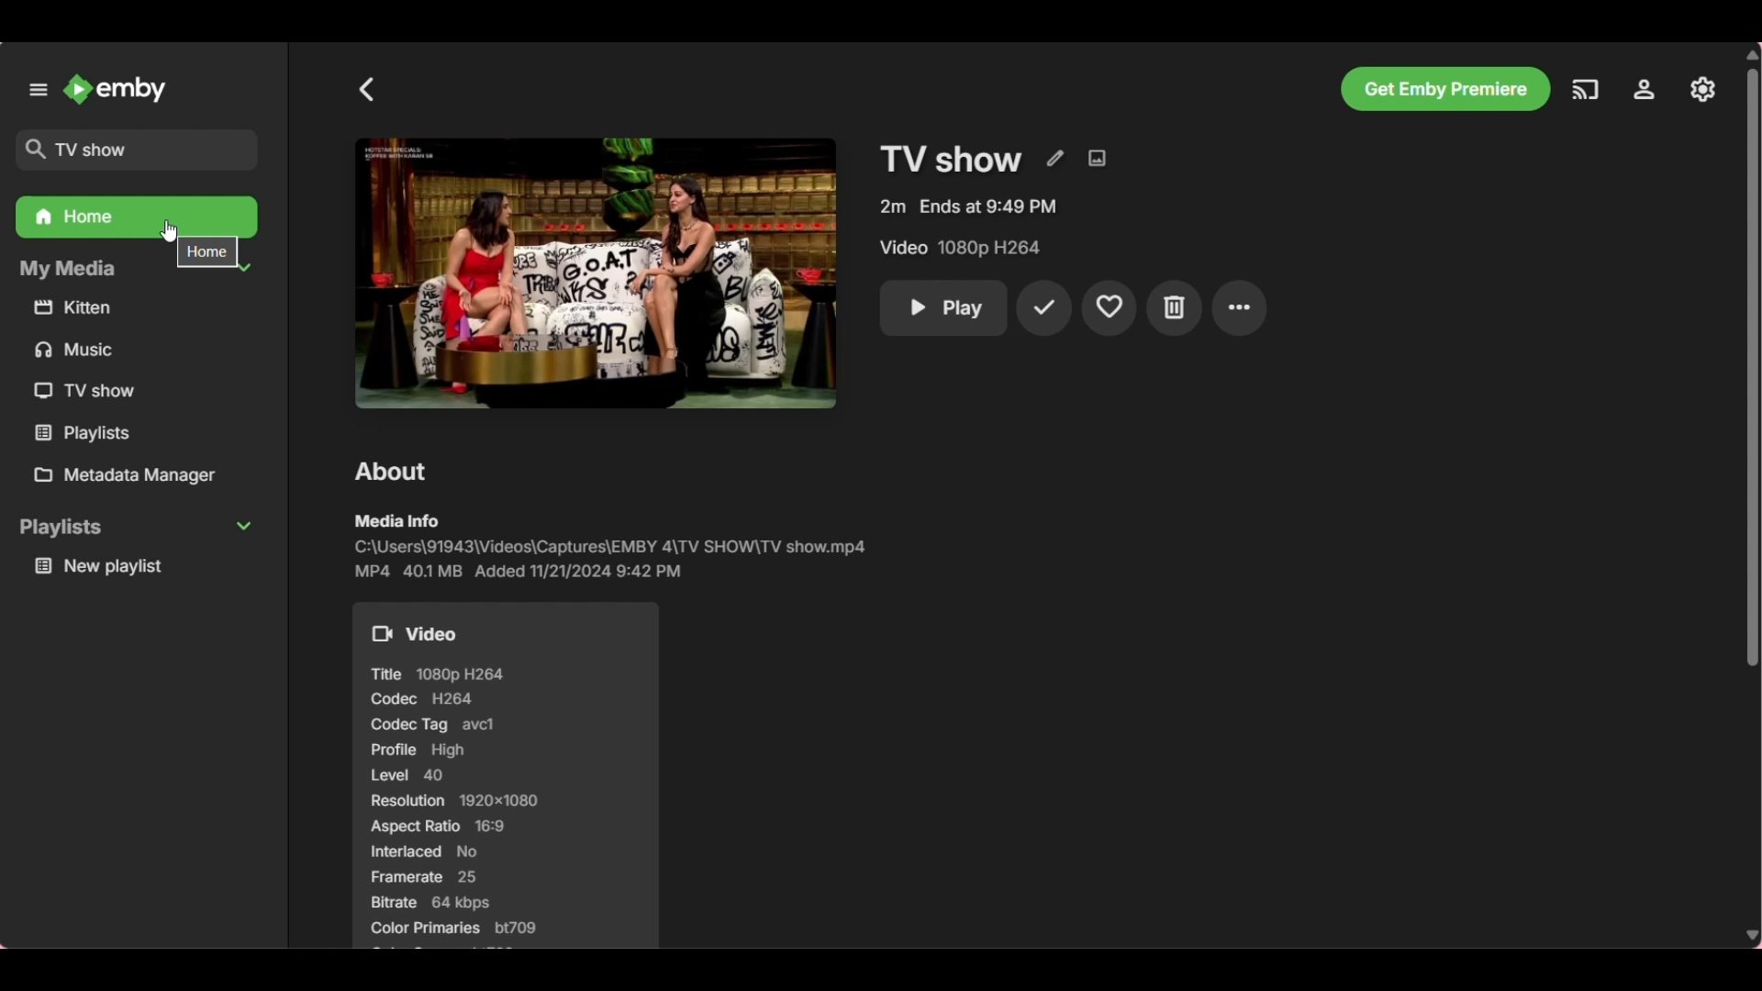 The width and height of the screenshot is (1762, 991). What do you see at coordinates (497, 630) in the screenshot?
I see `Video` at bounding box center [497, 630].